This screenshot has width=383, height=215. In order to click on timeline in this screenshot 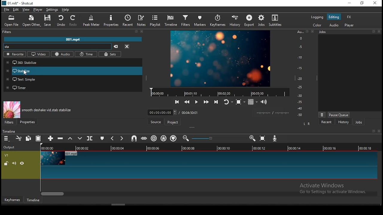, I will do `click(209, 148)`.